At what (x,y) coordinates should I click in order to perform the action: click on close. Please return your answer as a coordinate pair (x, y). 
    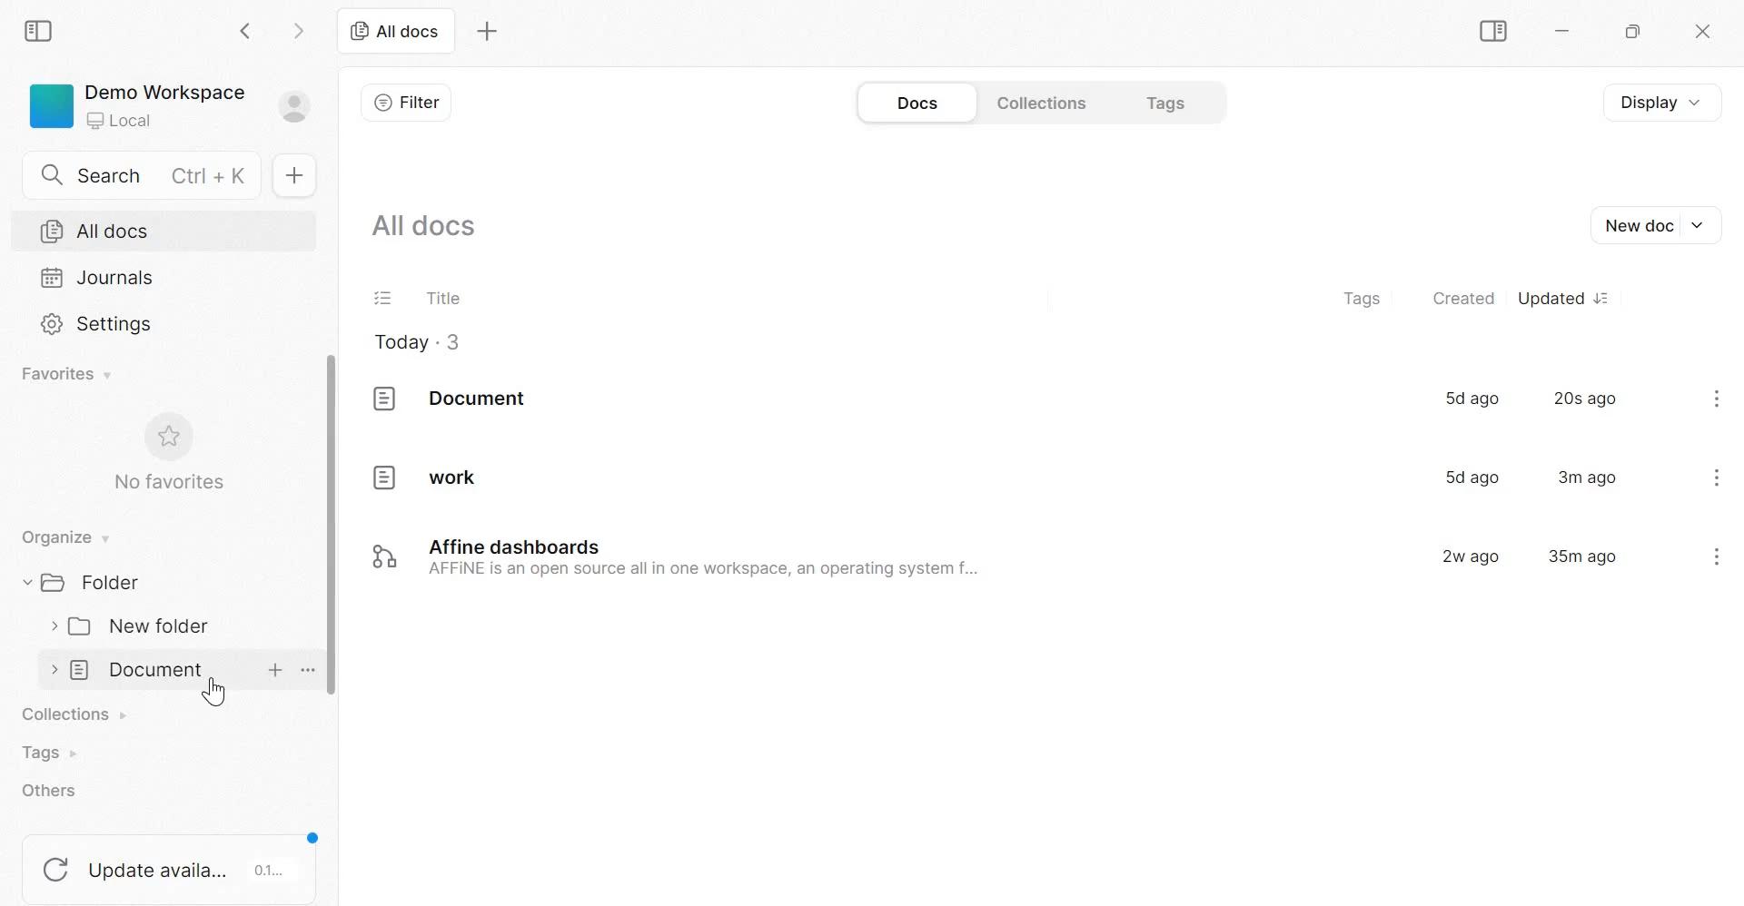
    Looking at the image, I should click on (1704, 33).